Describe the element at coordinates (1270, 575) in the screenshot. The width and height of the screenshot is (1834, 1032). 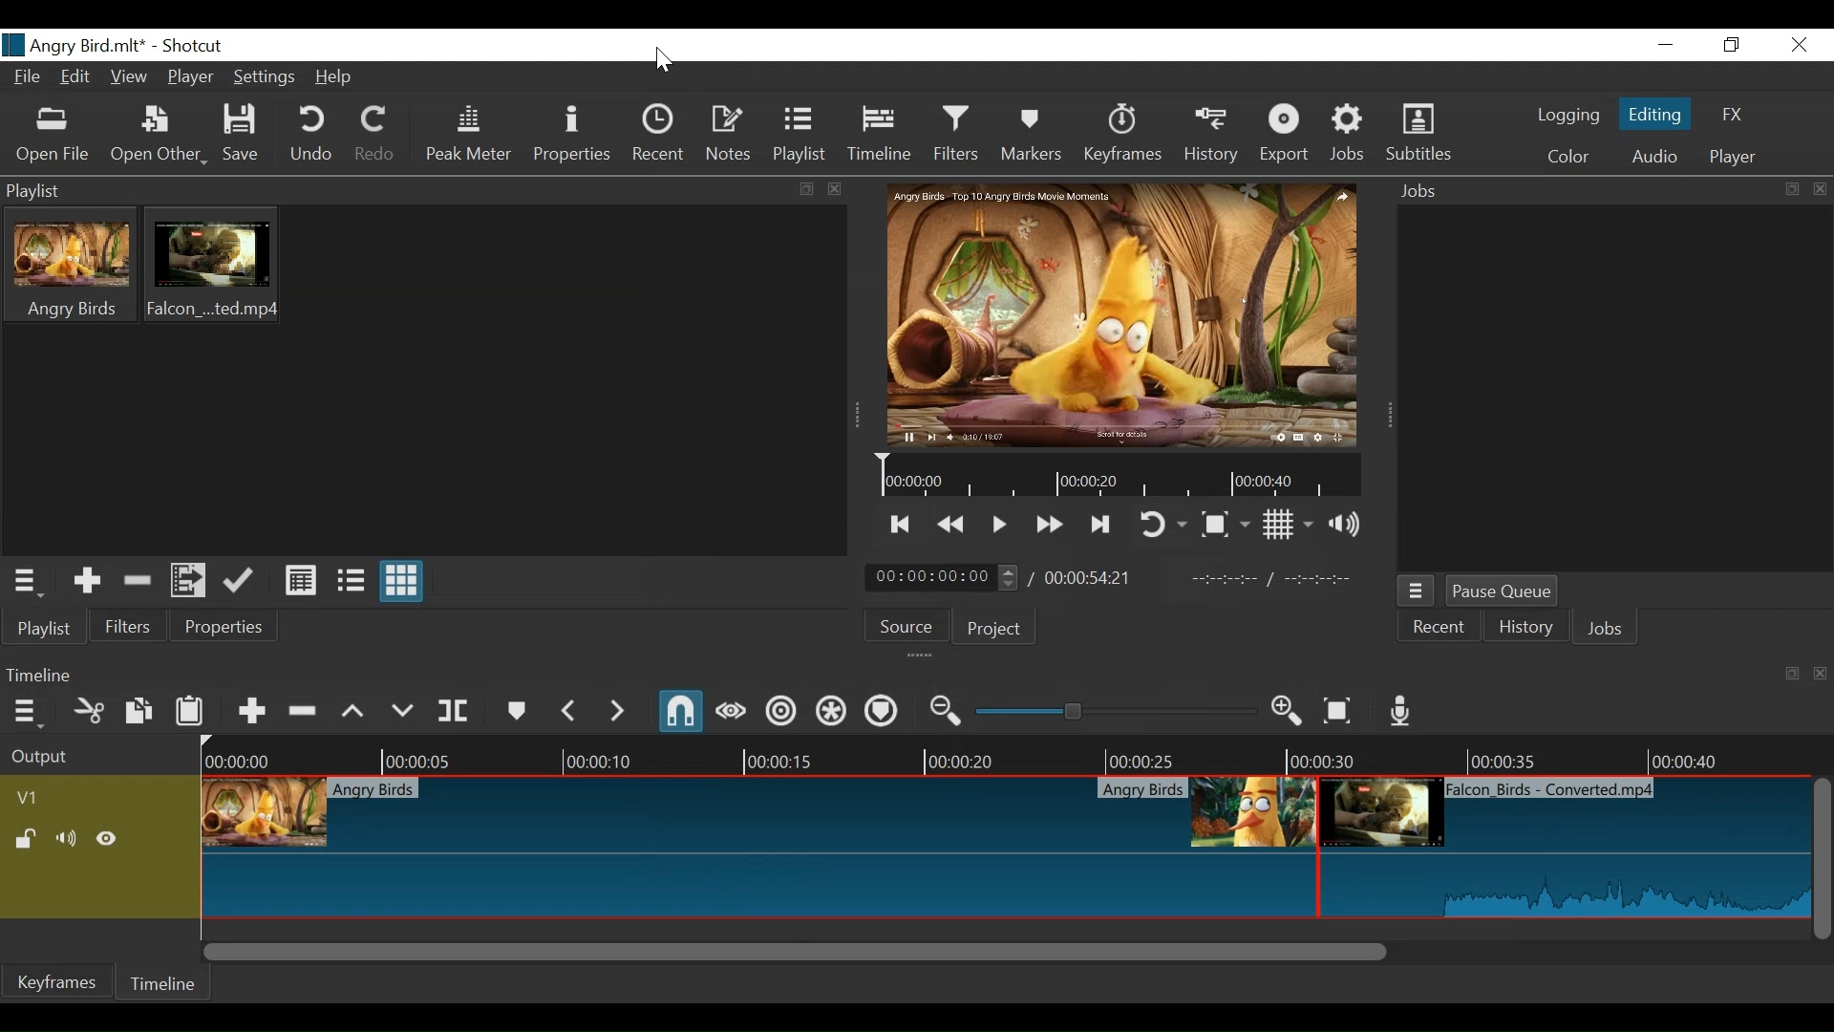
I see `In point` at that location.